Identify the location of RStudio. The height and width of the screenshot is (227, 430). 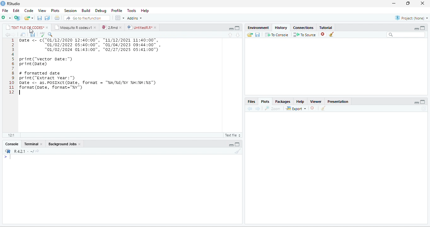
(15, 4).